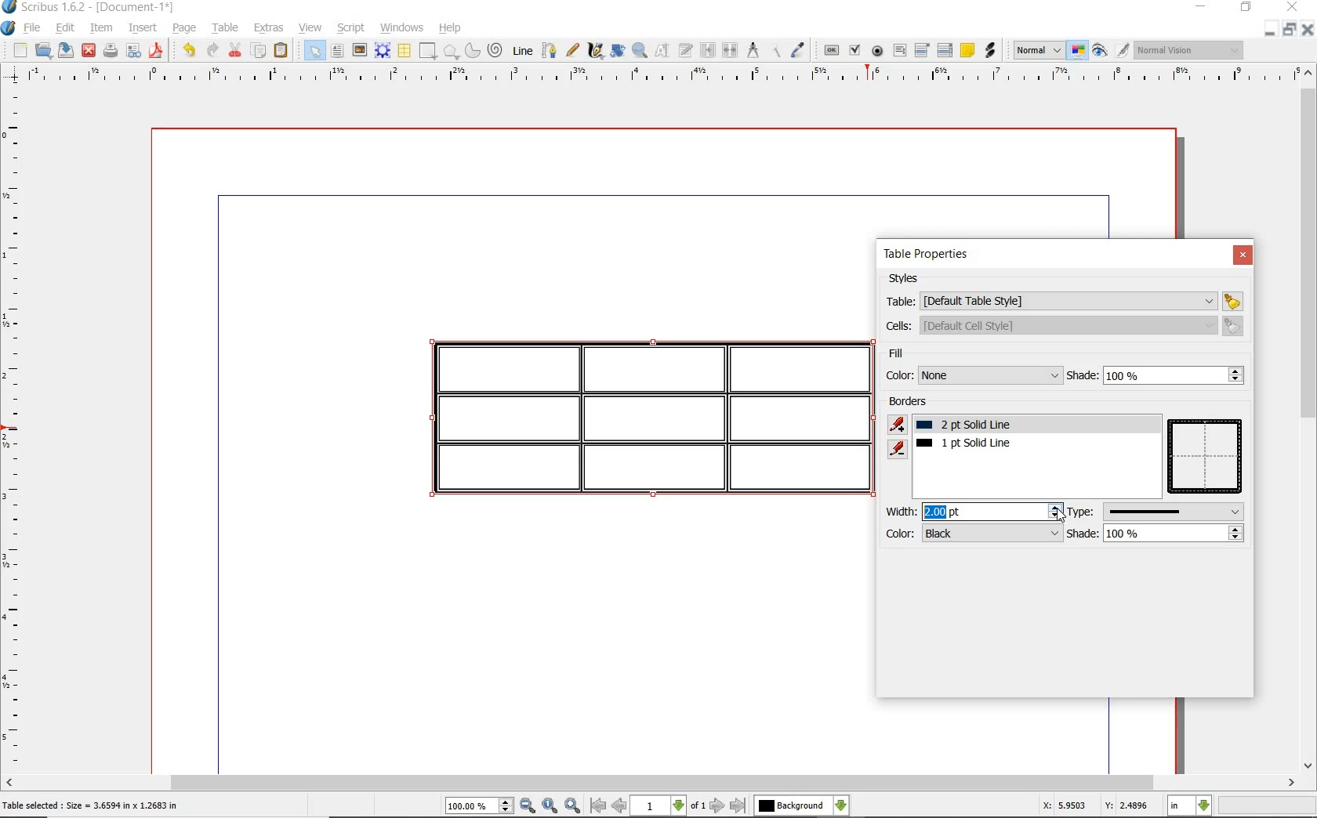 Image resolution: width=1317 pixels, height=818 pixels. I want to click on page, so click(185, 29).